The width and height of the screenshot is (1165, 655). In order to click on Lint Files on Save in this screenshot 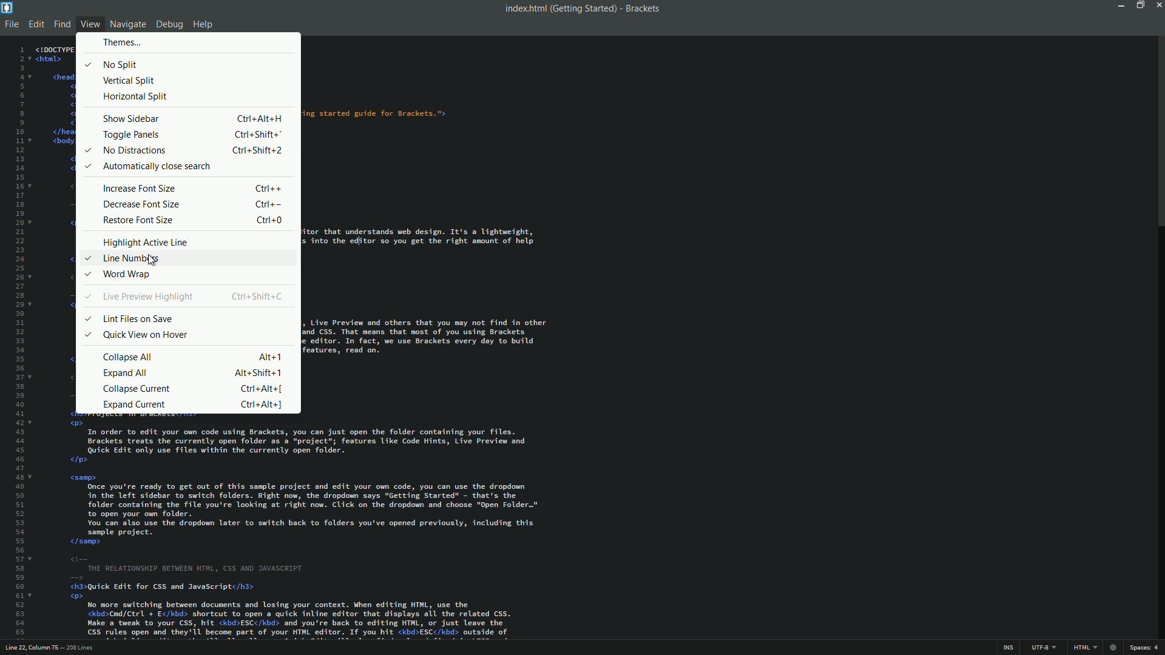, I will do `click(129, 320)`.